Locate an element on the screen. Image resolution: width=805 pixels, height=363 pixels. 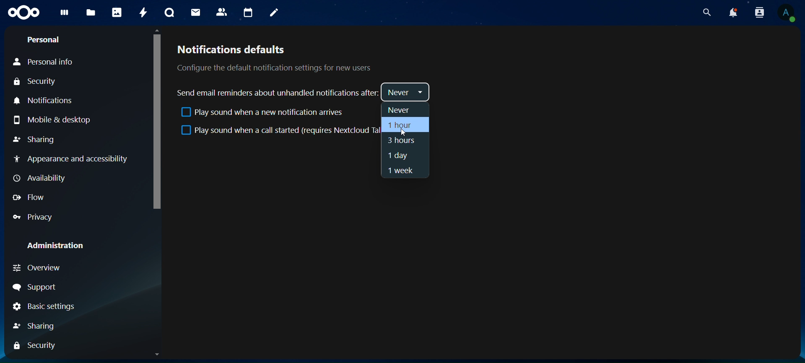
 week is located at coordinates (399, 171).